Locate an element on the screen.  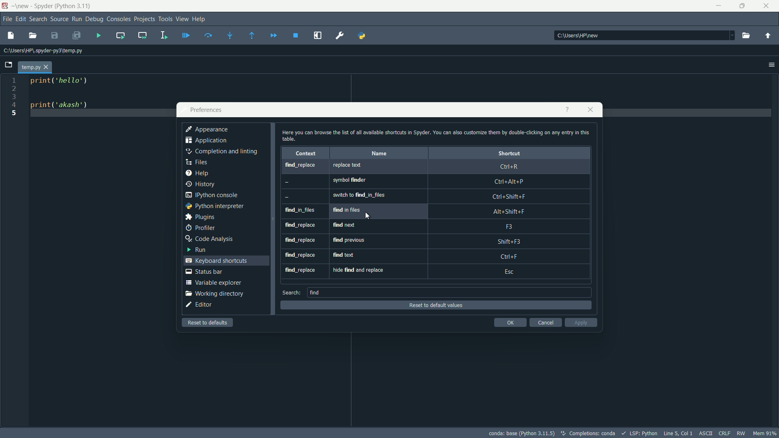
file menu is located at coordinates (7, 17).